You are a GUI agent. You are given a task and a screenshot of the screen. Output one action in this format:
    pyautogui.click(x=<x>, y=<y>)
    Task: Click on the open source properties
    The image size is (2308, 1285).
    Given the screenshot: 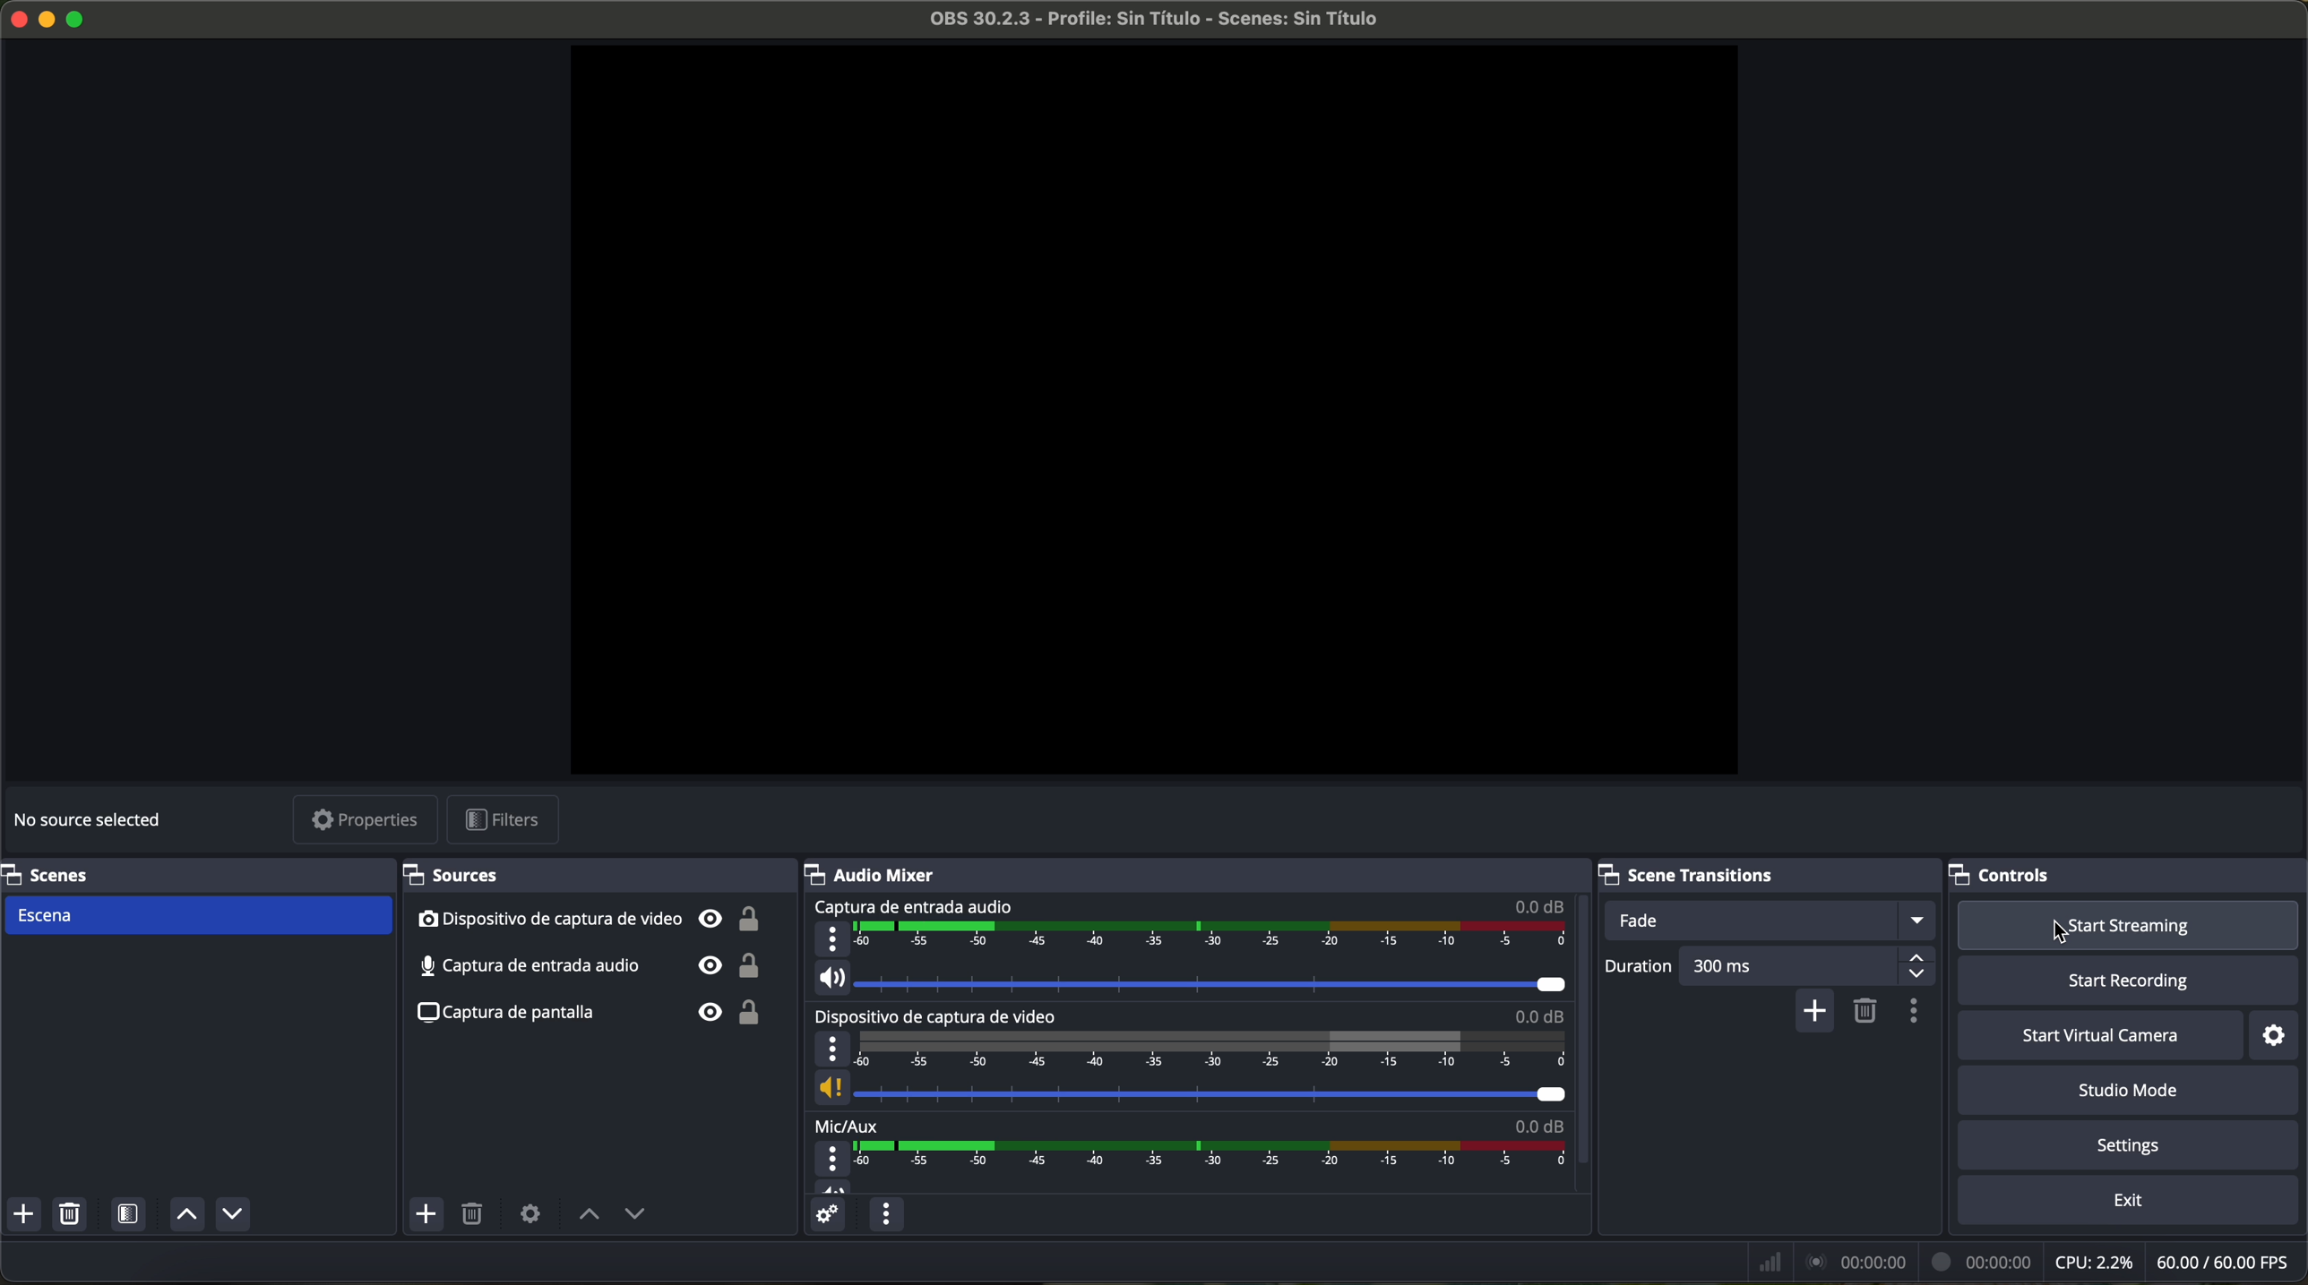 What is the action you would take?
    pyautogui.click(x=530, y=1212)
    